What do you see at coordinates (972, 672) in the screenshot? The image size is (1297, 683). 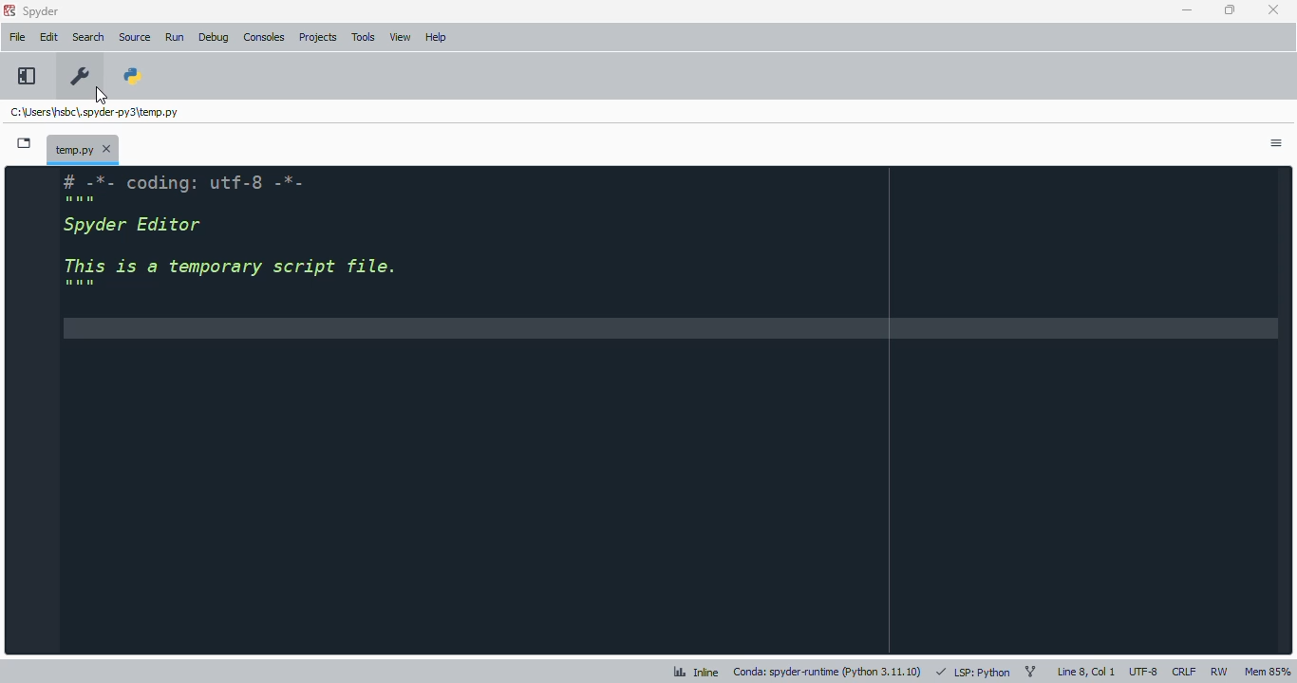 I see `LSP: Python` at bounding box center [972, 672].